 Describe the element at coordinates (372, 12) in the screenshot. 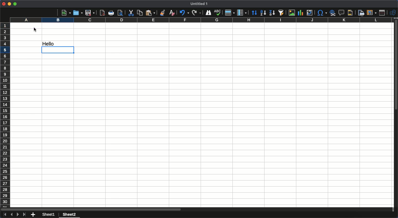

I see `Freeze rows and columns` at that location.